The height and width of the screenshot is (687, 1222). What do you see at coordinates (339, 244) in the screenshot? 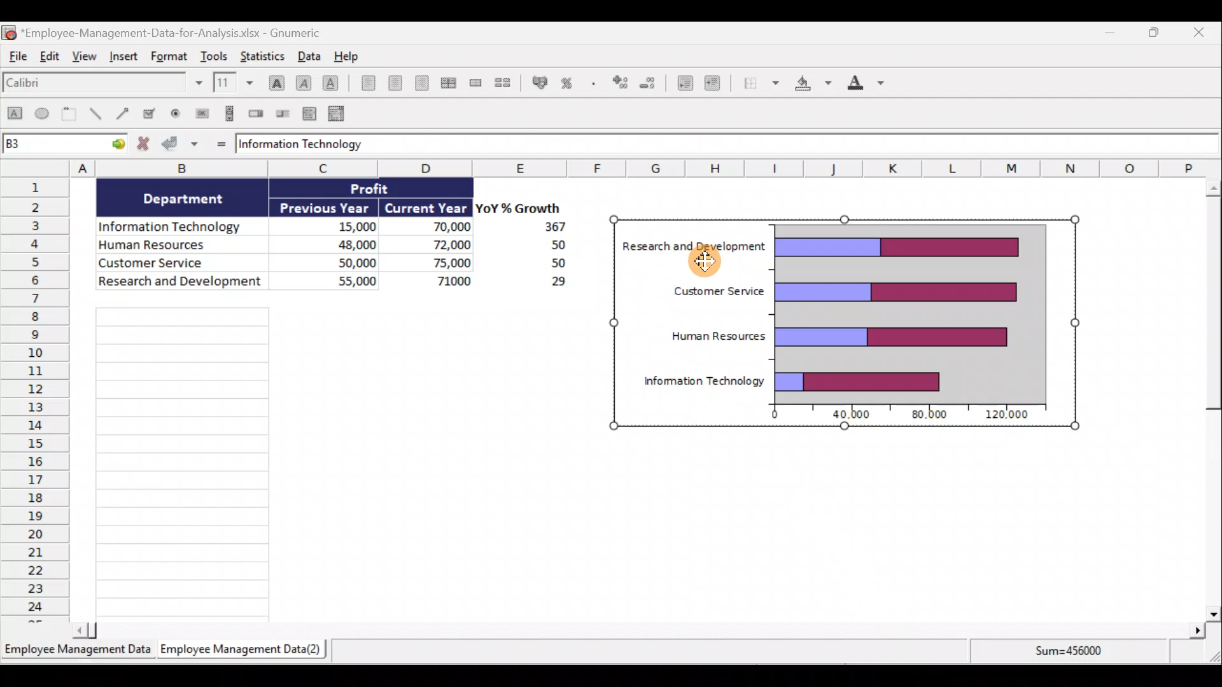
I see `48,000` at bounding box center [339, 244].